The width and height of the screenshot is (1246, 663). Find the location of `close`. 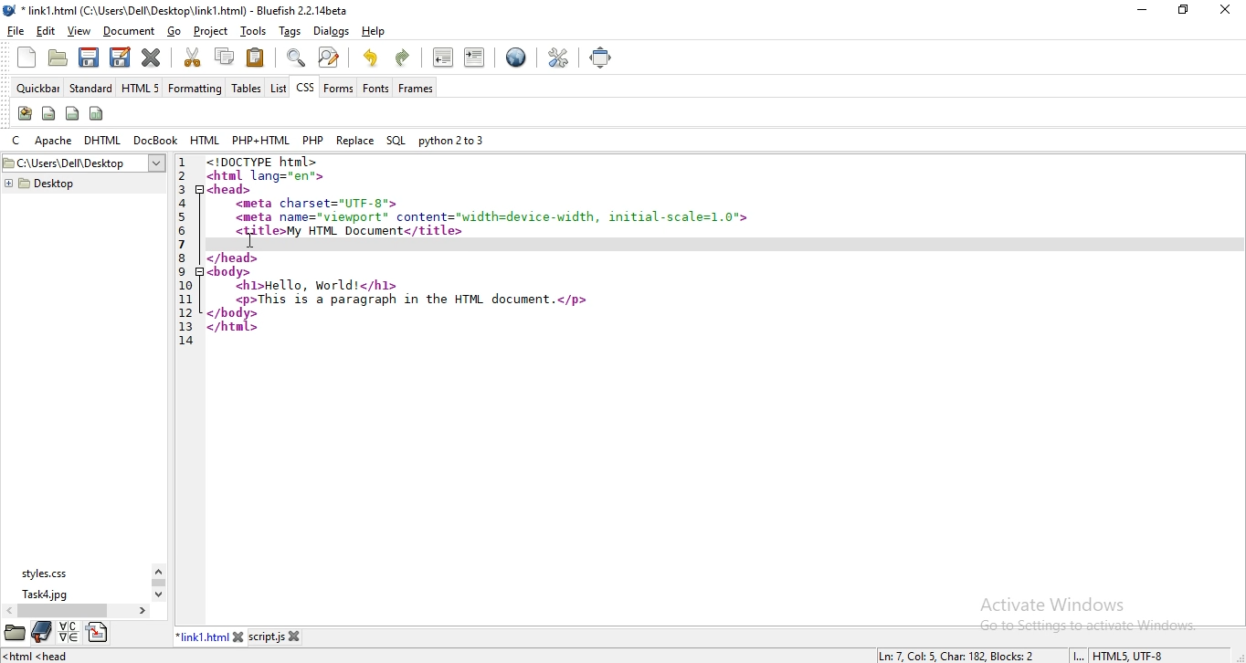

close is located at coordinates (296, 637).